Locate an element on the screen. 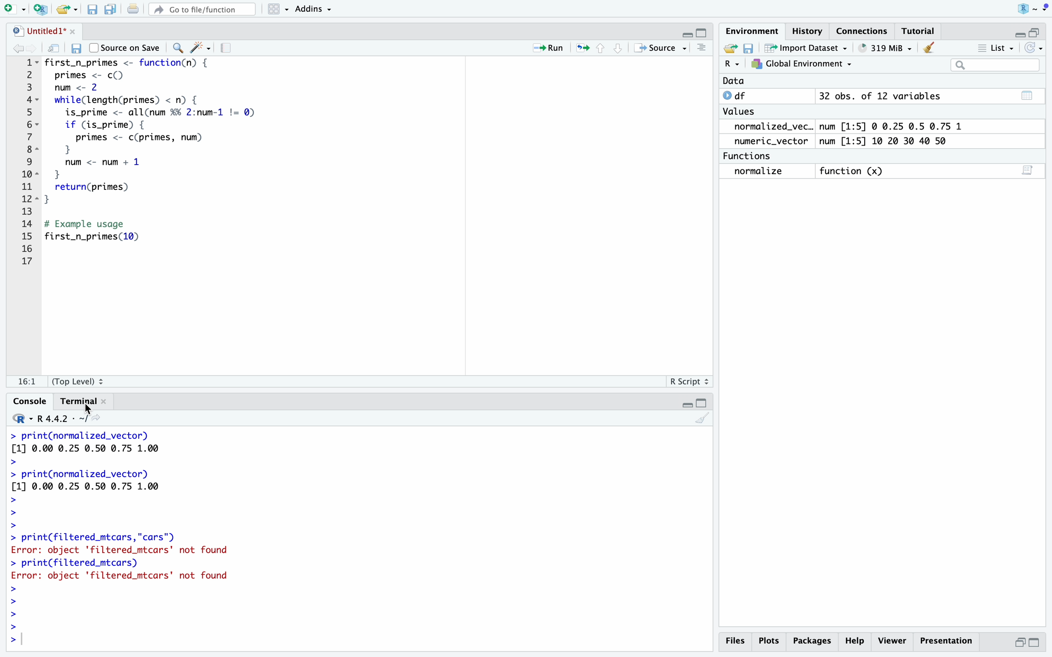  normalized_vec.. num [1:5] @ 0.25 0.5 0.75 1 is located at coordinates (851, 126).